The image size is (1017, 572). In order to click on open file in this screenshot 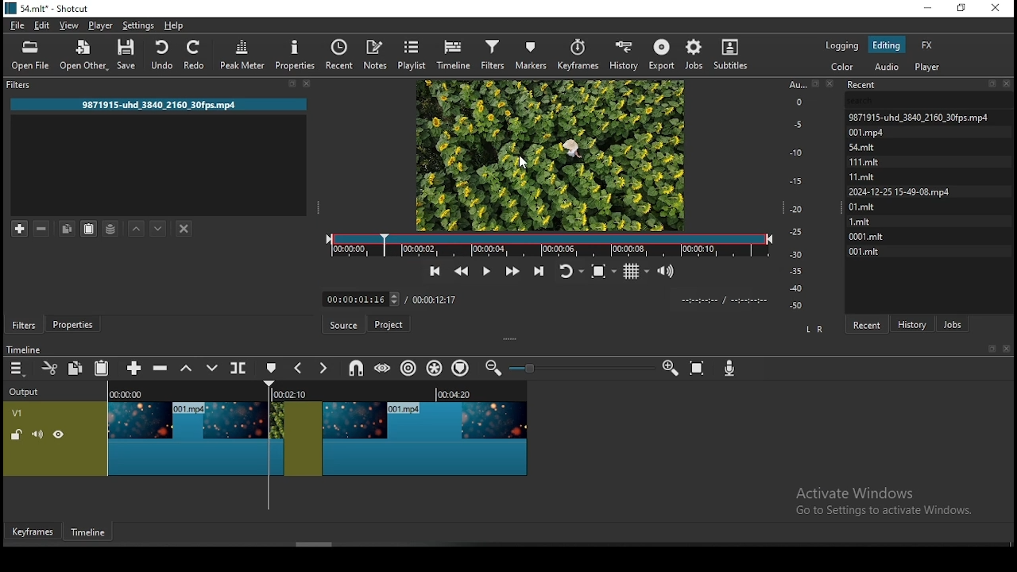, I will do `click(31, 56)`.